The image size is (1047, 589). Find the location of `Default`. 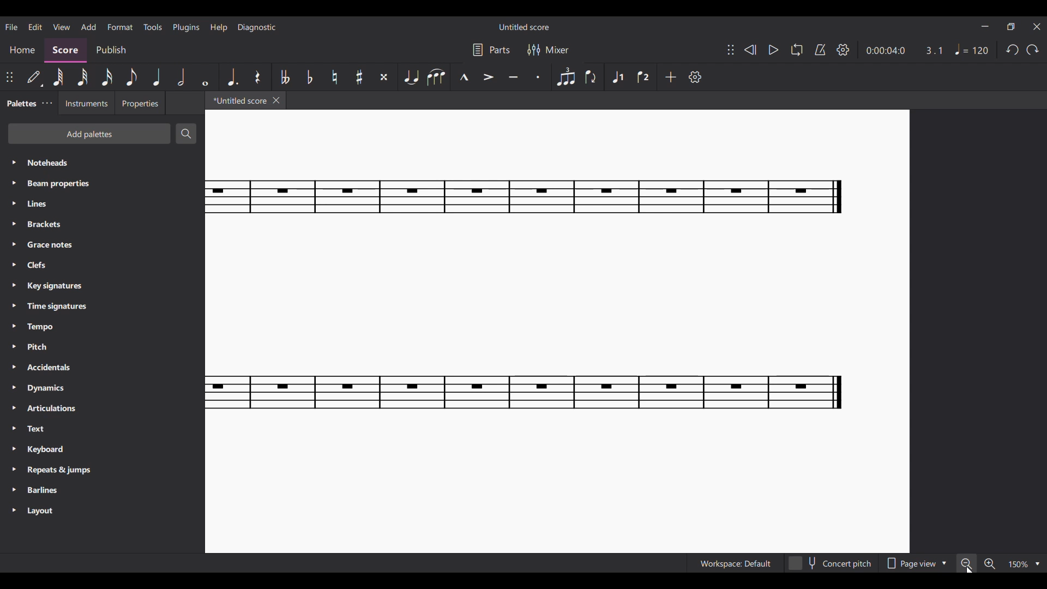

Default is located at coordinates (34, 77).